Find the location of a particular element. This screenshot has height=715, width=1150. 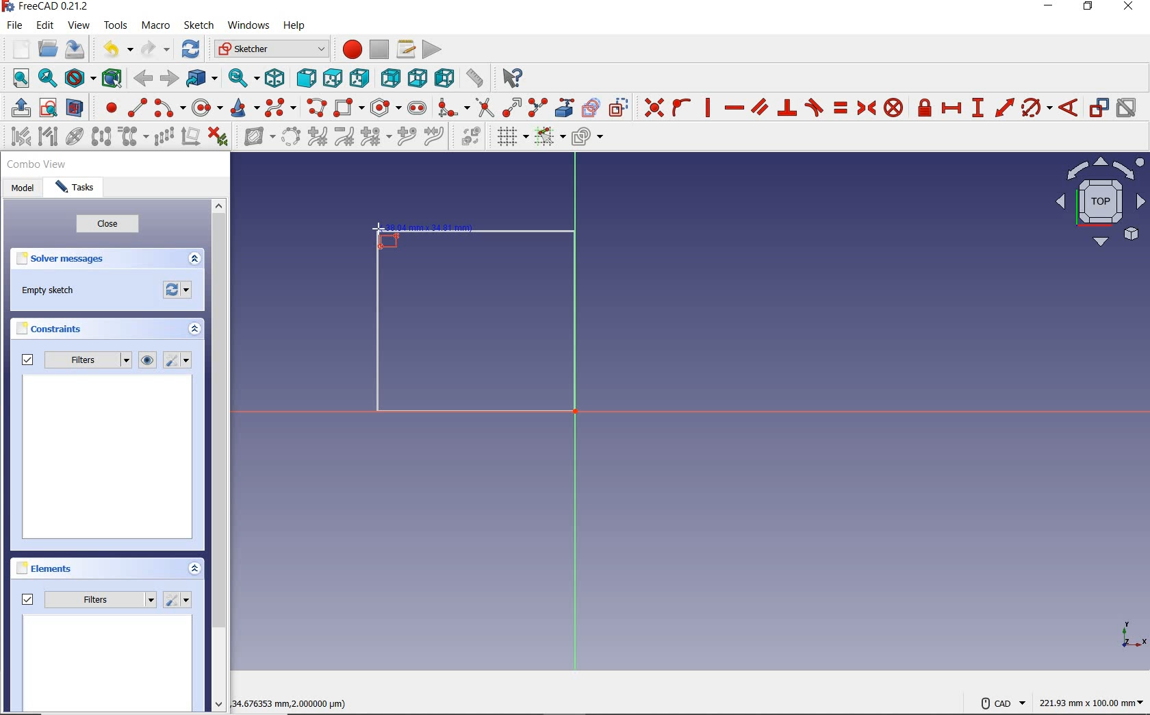

view section is located at coordinates (77, 108).